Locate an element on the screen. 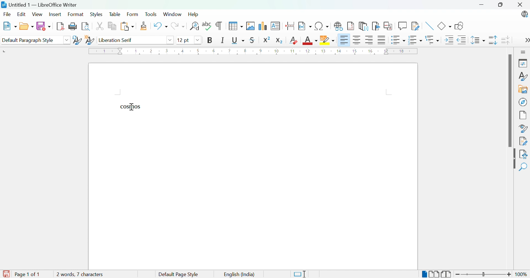  Font color is located at coordinates (311, 41).